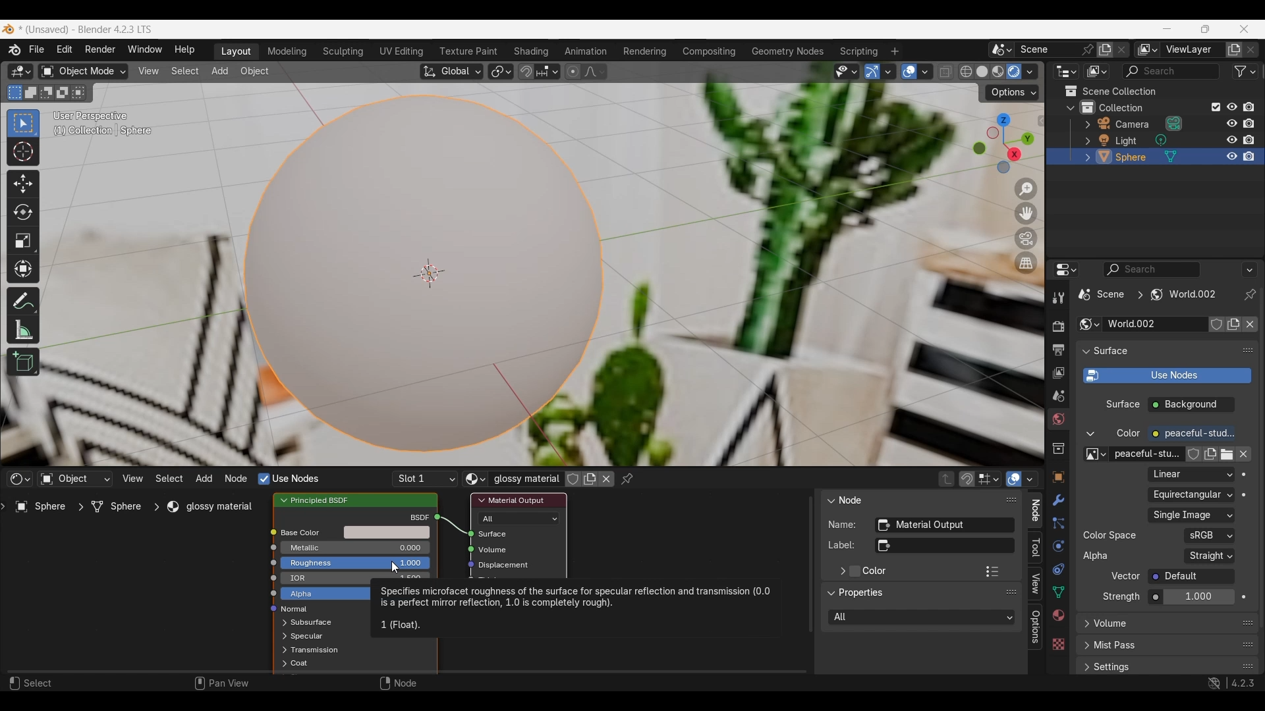 The width and height of the screenshot is (1265, 711). I want to click on View menu, so click(149, 72).